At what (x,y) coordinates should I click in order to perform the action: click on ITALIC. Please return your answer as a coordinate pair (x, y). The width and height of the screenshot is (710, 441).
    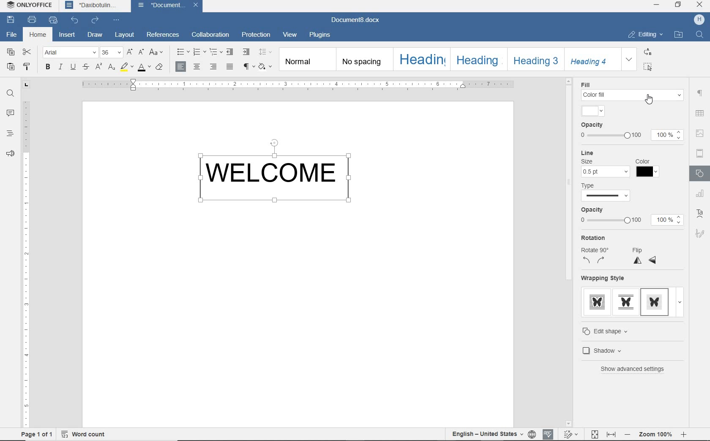
    Looking at the image, I should click on (60, 66).